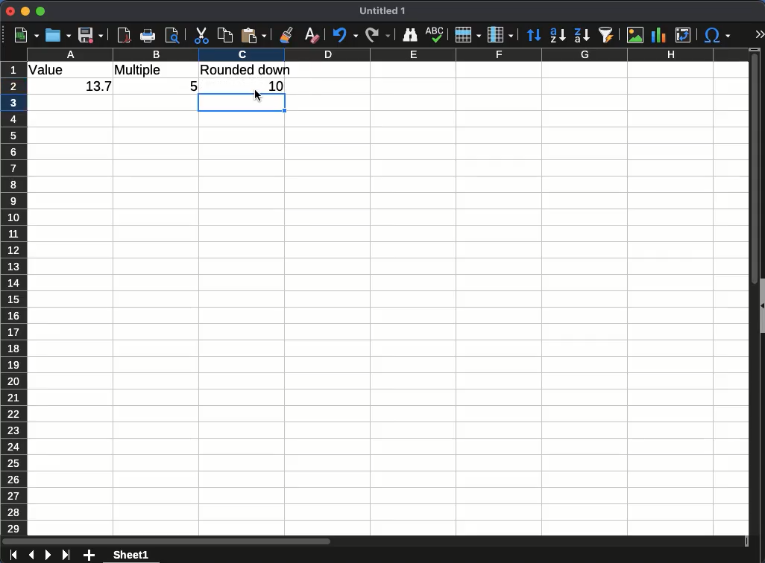  What do you see at coordinates (436, 34) in the screenshot?
I see `spell check` at bounding box center [436, 34].